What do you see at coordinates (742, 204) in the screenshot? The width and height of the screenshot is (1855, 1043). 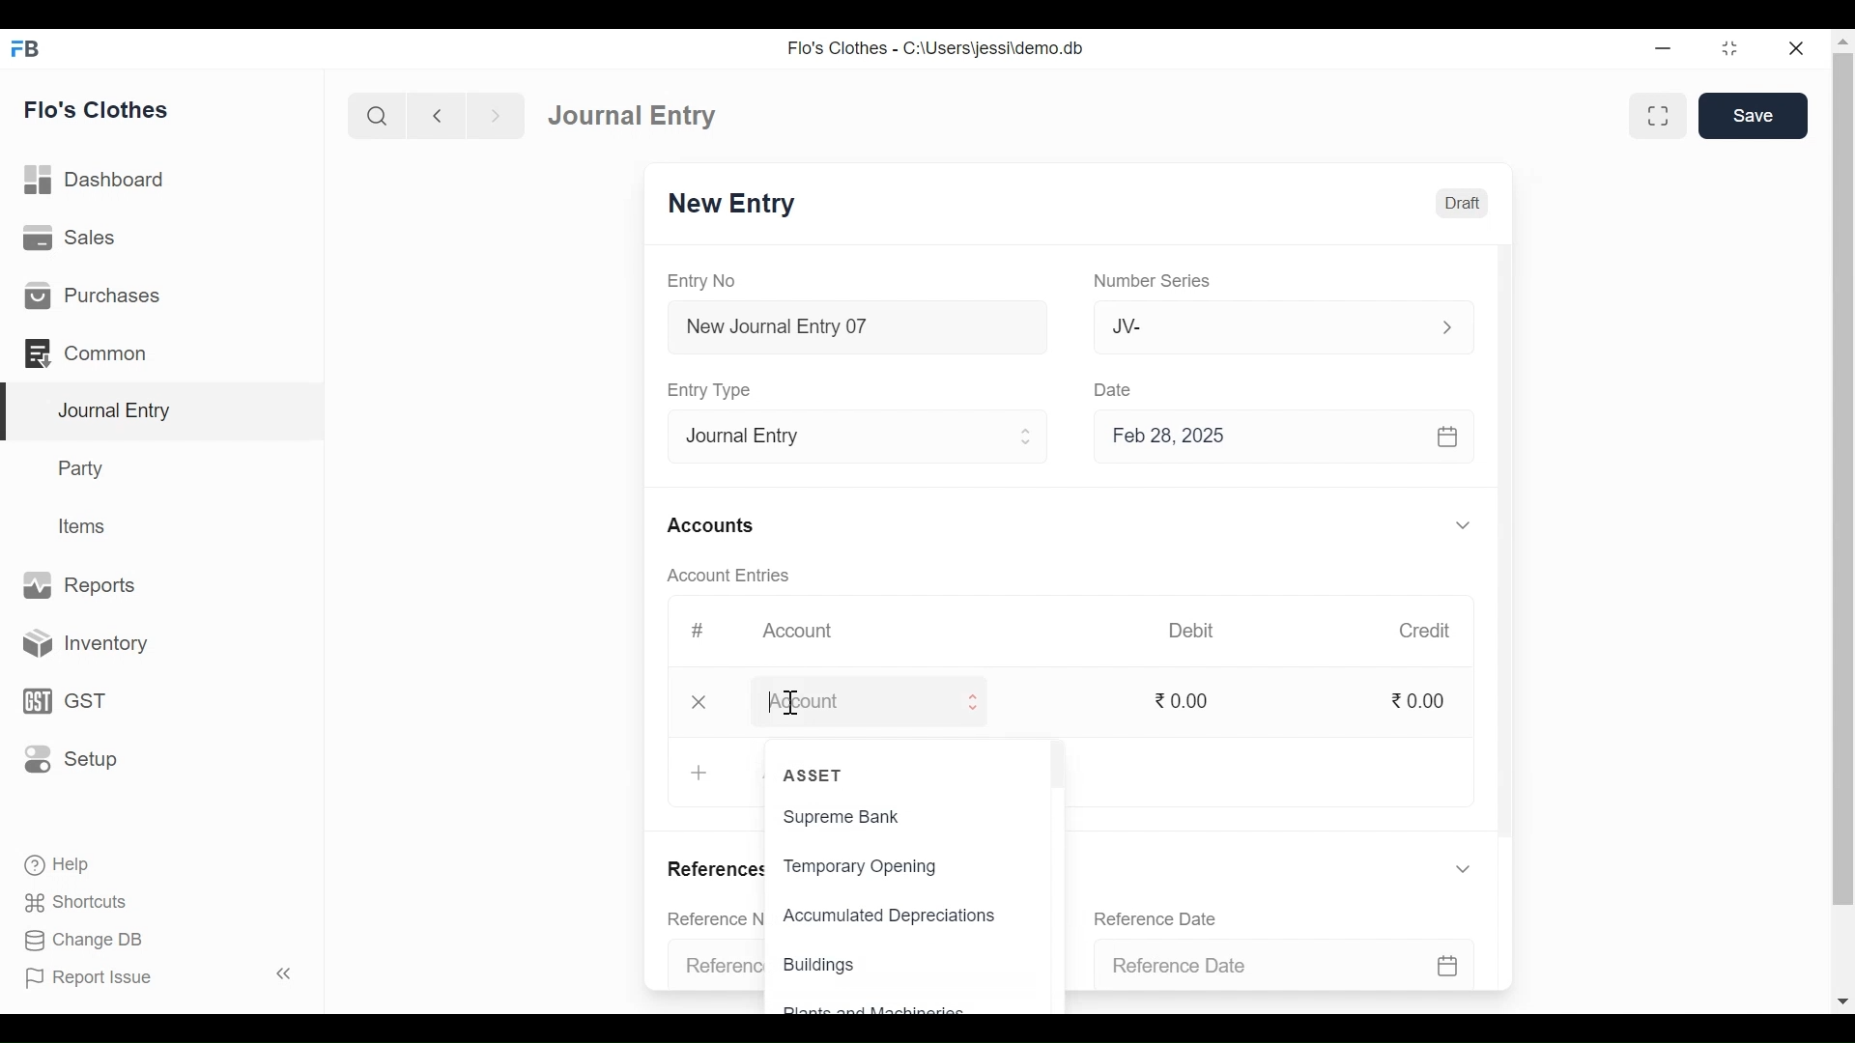 I see `New Entry` at bounding box center [742, 204].